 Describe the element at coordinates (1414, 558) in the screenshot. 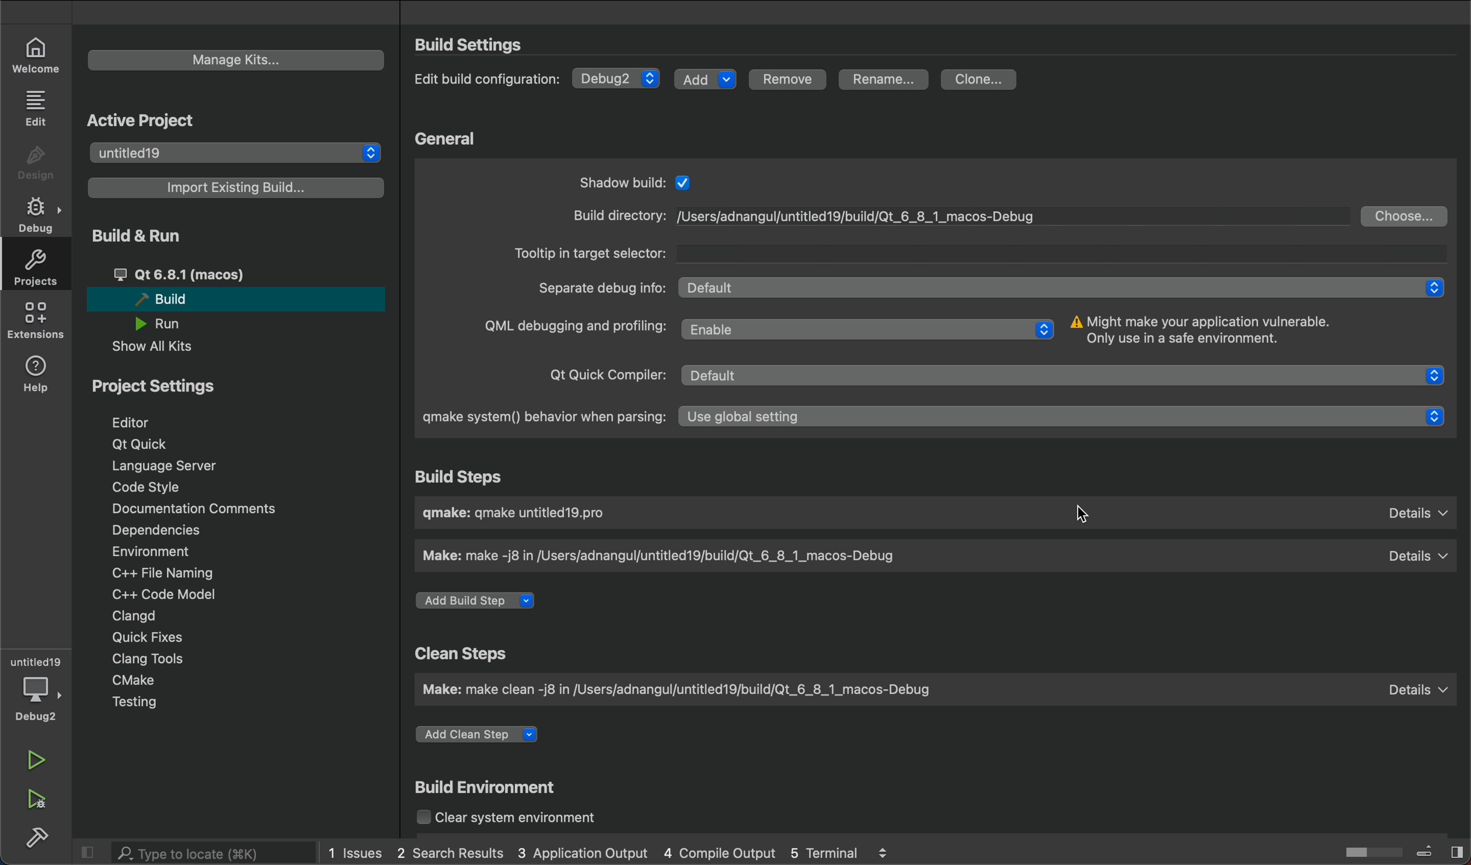

I see `default` at that location.